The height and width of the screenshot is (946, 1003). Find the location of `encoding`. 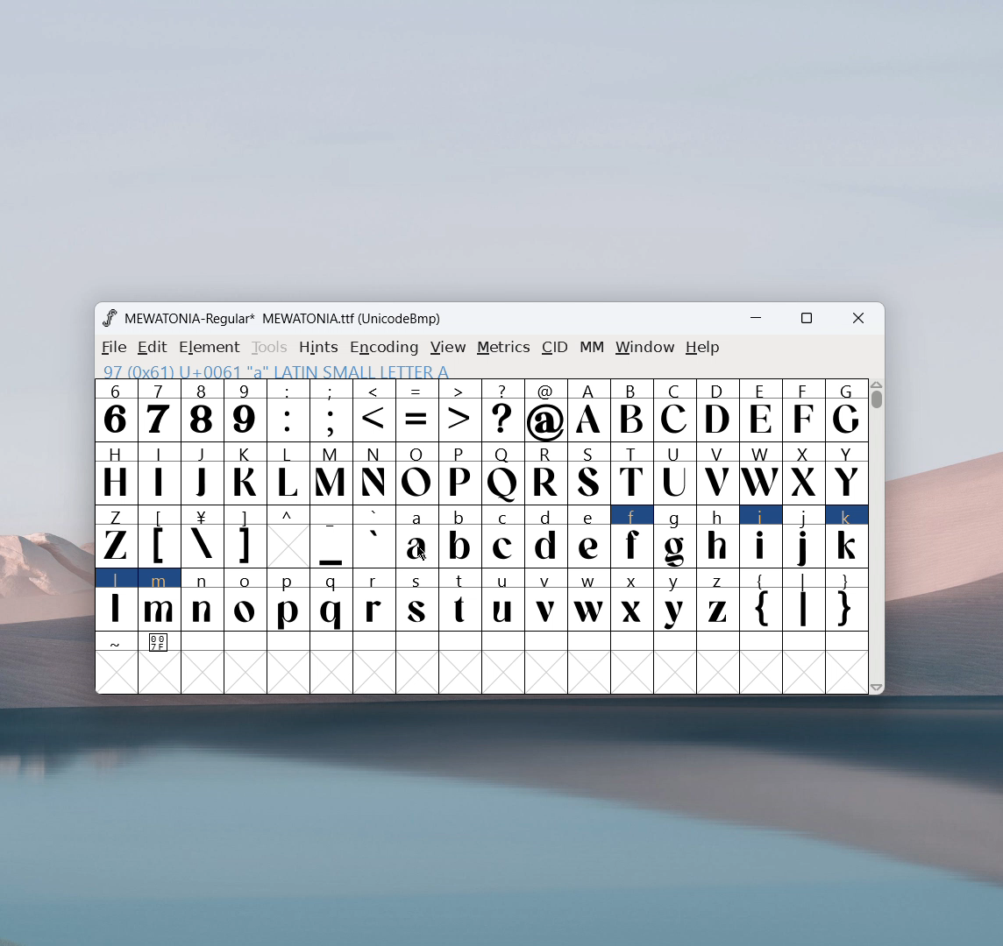

encoding is located at coordinates (384, 346).